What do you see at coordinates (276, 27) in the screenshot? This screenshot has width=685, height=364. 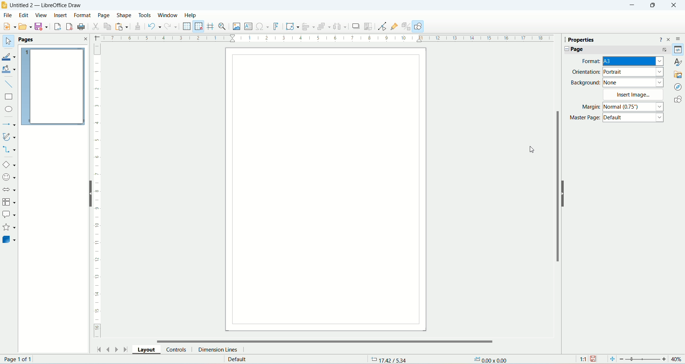 I see `fontwork text` at bounding box center [276, 27].